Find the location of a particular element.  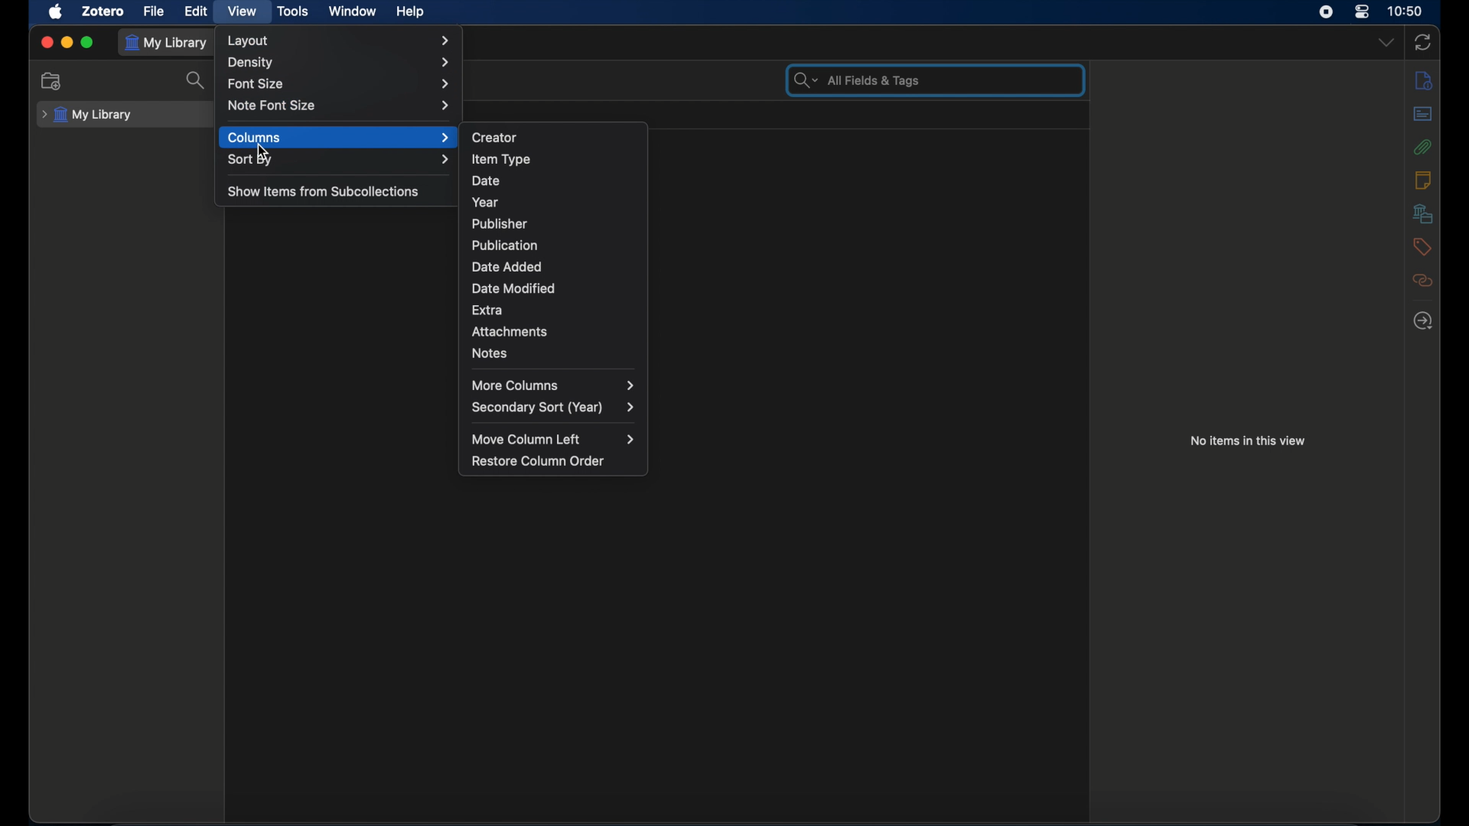

apple is located at coordinates (56, 11).